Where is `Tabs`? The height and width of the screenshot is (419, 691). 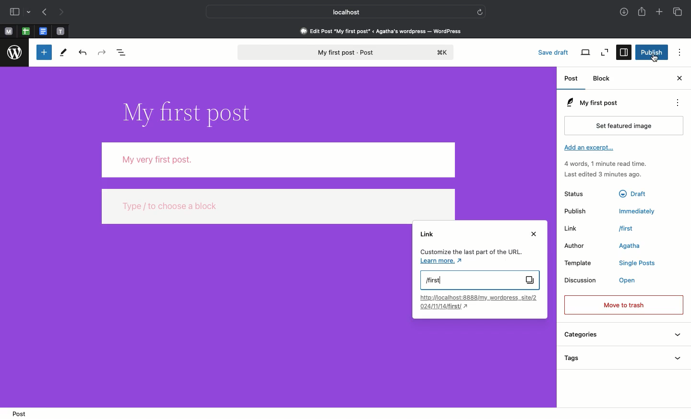 Tabs is located at coordinates (679, 12).